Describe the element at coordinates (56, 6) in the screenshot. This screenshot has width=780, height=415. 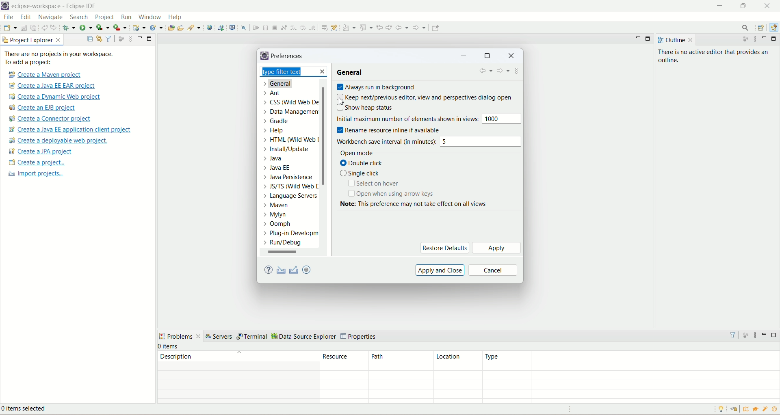
I see `eclipse workspace-Eclipse IDE` at that location.